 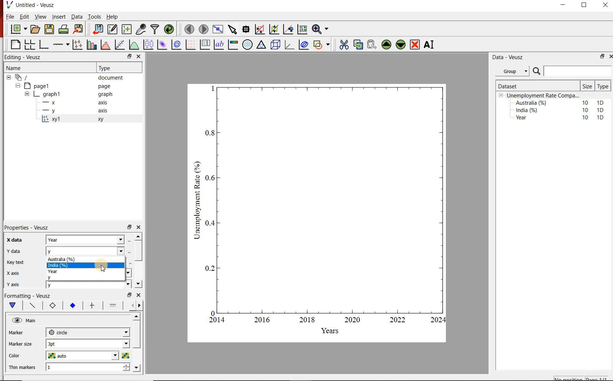 I want to click on cut the widgets, so click(x=344, y=45).